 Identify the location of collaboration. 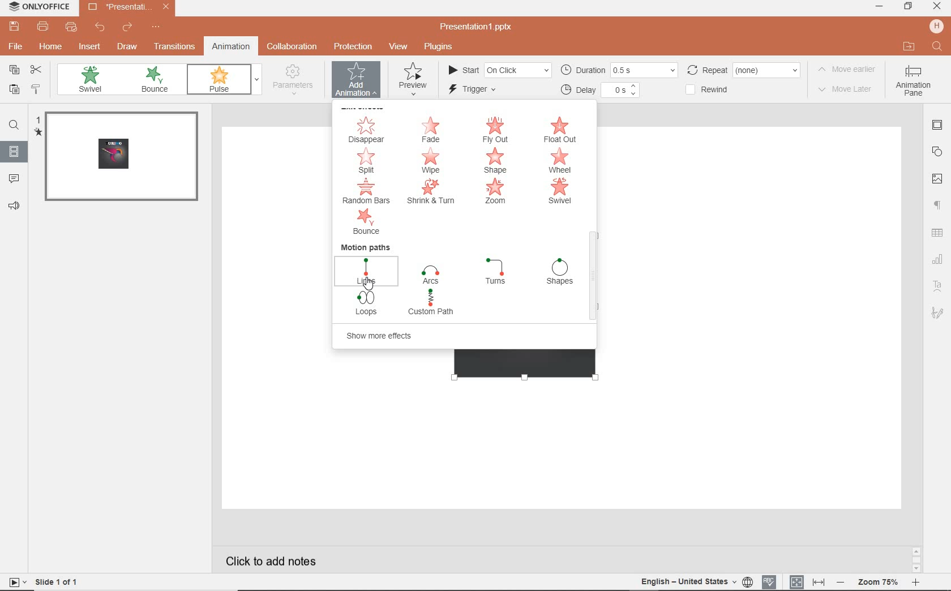
(293, 48).